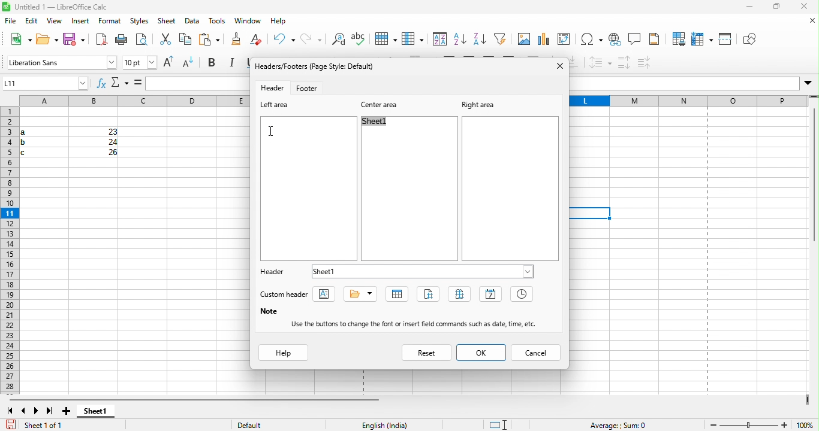 This screenshot has width=819, height=431. I want to click on cut, so click(144, 41).